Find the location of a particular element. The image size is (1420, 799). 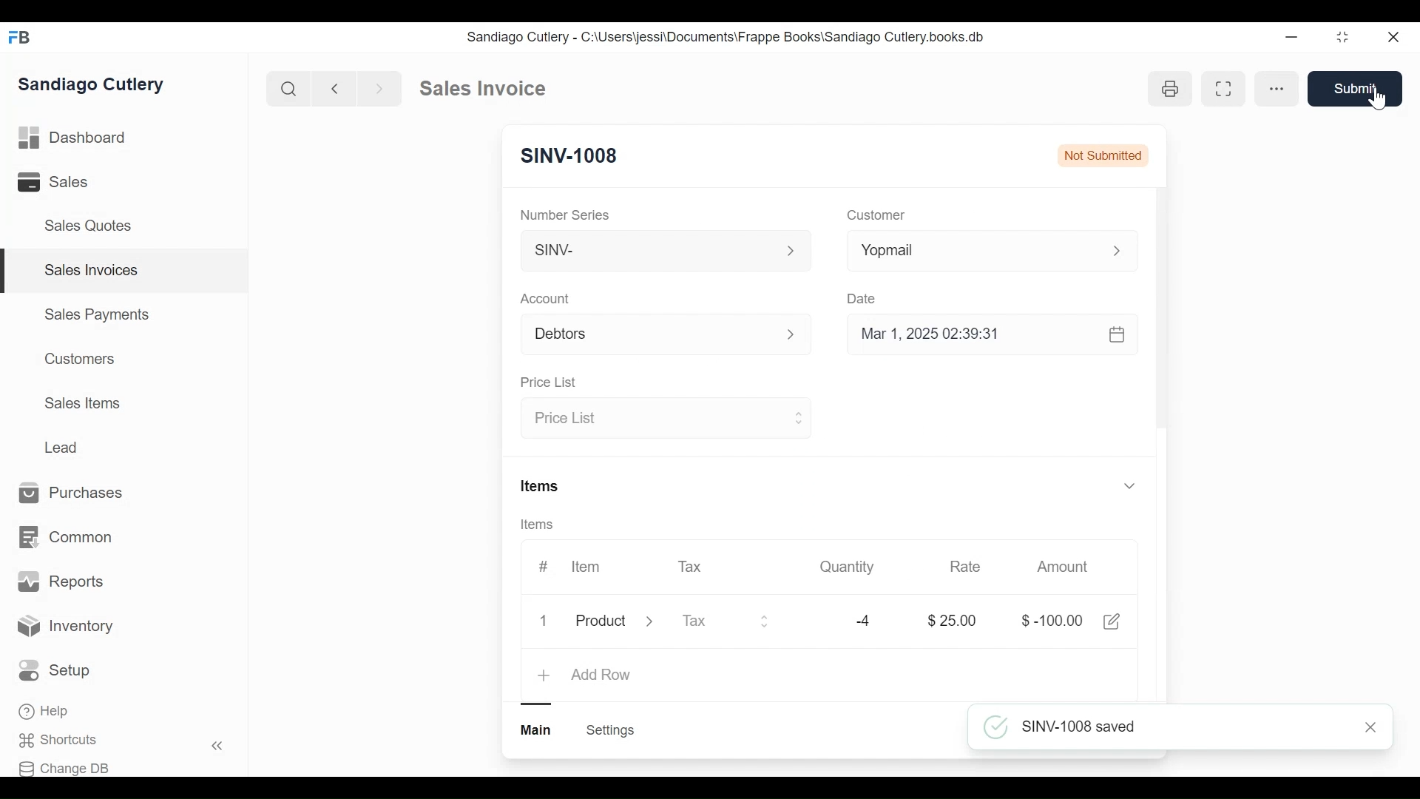

Minimize is located at coordinates (1290, 37).